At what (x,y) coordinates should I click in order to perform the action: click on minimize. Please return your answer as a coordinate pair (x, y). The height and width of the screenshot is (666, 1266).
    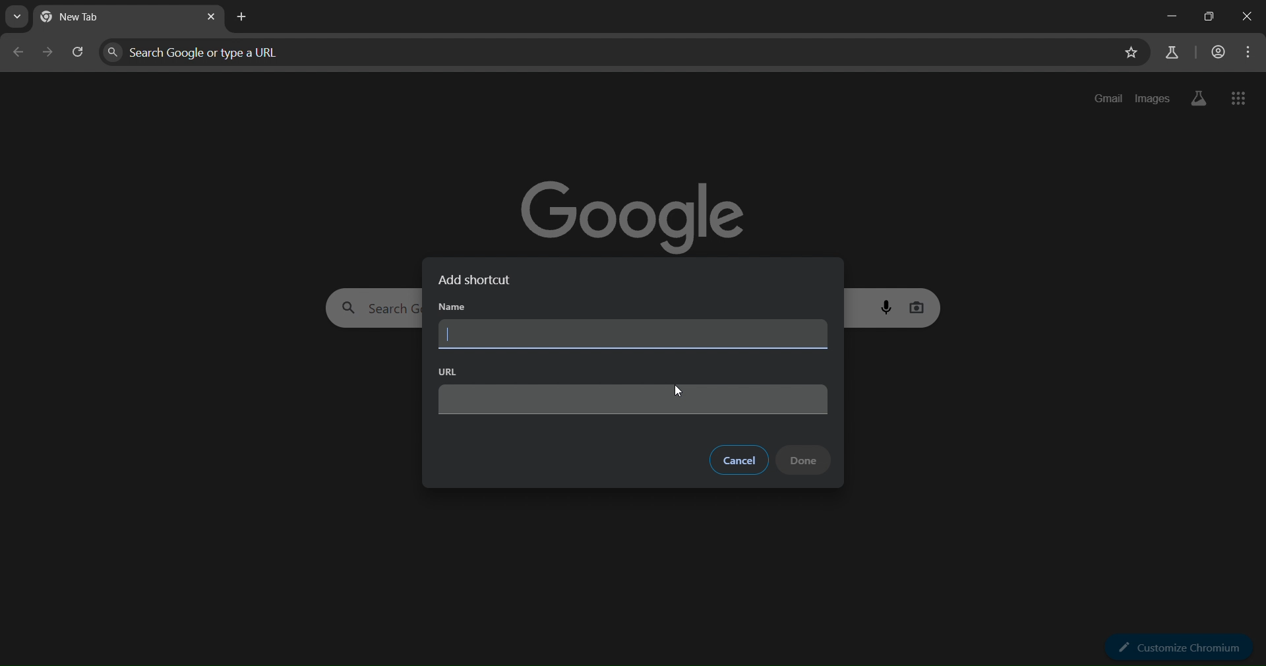
    Looking at the image, I should click on (1168, 18).